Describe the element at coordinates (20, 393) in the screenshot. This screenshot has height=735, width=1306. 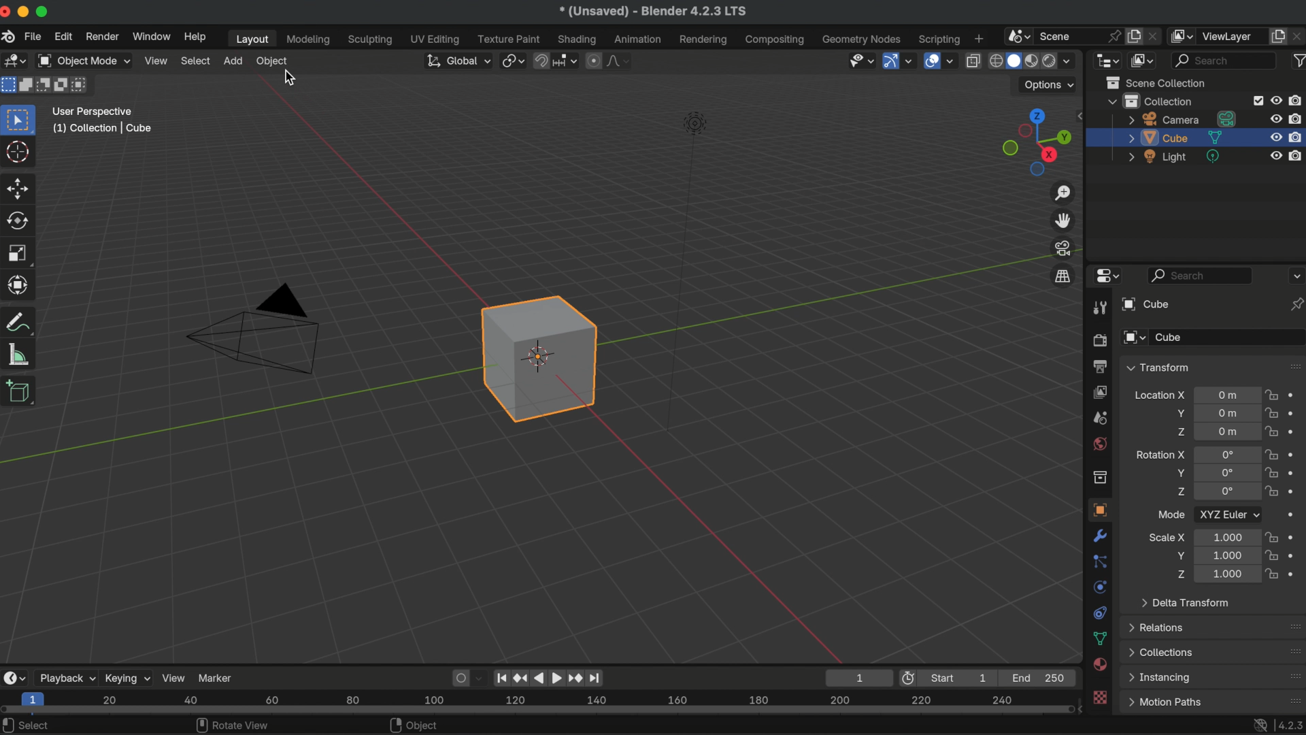
I see `add cube` at that location.